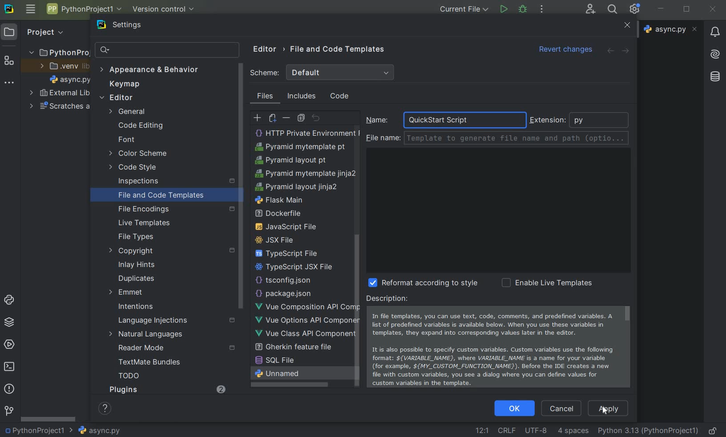  What do you see at coordinates (516, 408) in the screenshot?
I see `ok` at bounding box center [516, 408].